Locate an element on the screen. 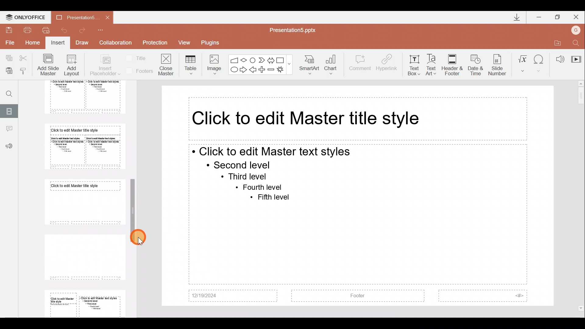 The width and height of the screenshot is (585, 329). Maximize is located at coordinates (558, 16).